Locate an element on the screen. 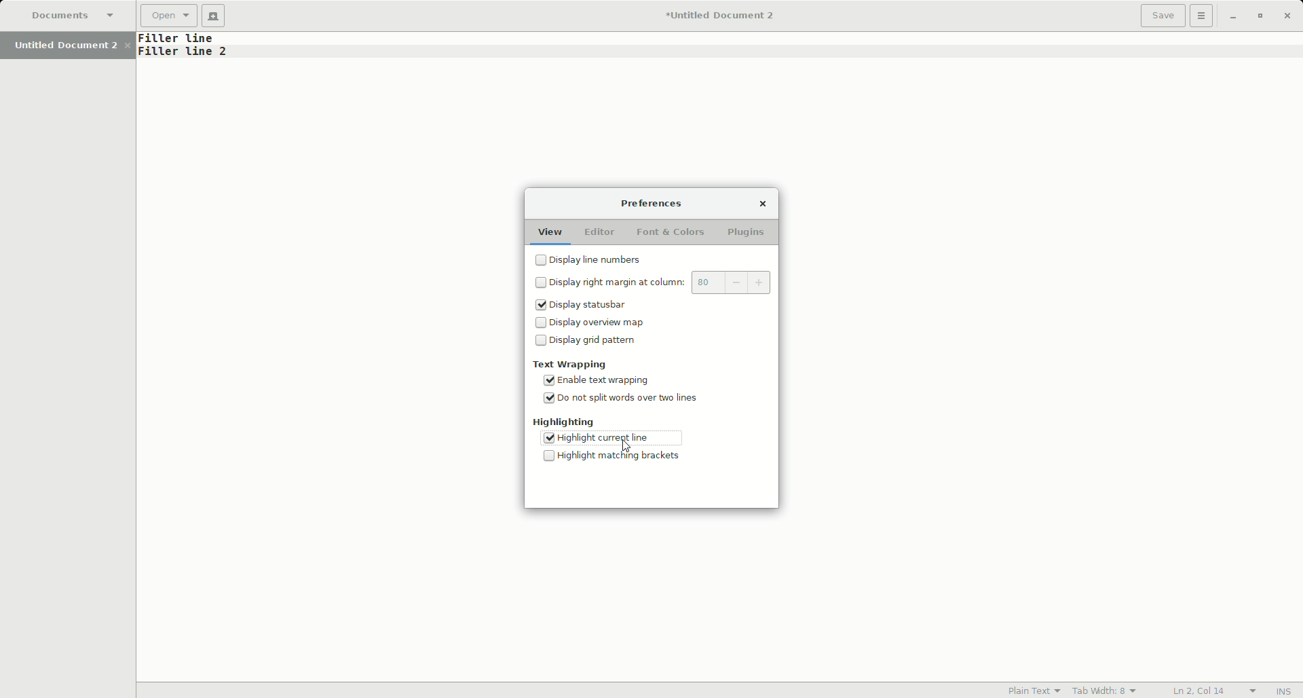 Image resolution: width=1303 pixels, height=698 pixels. Display overview map is located at coordinates (590, 324).